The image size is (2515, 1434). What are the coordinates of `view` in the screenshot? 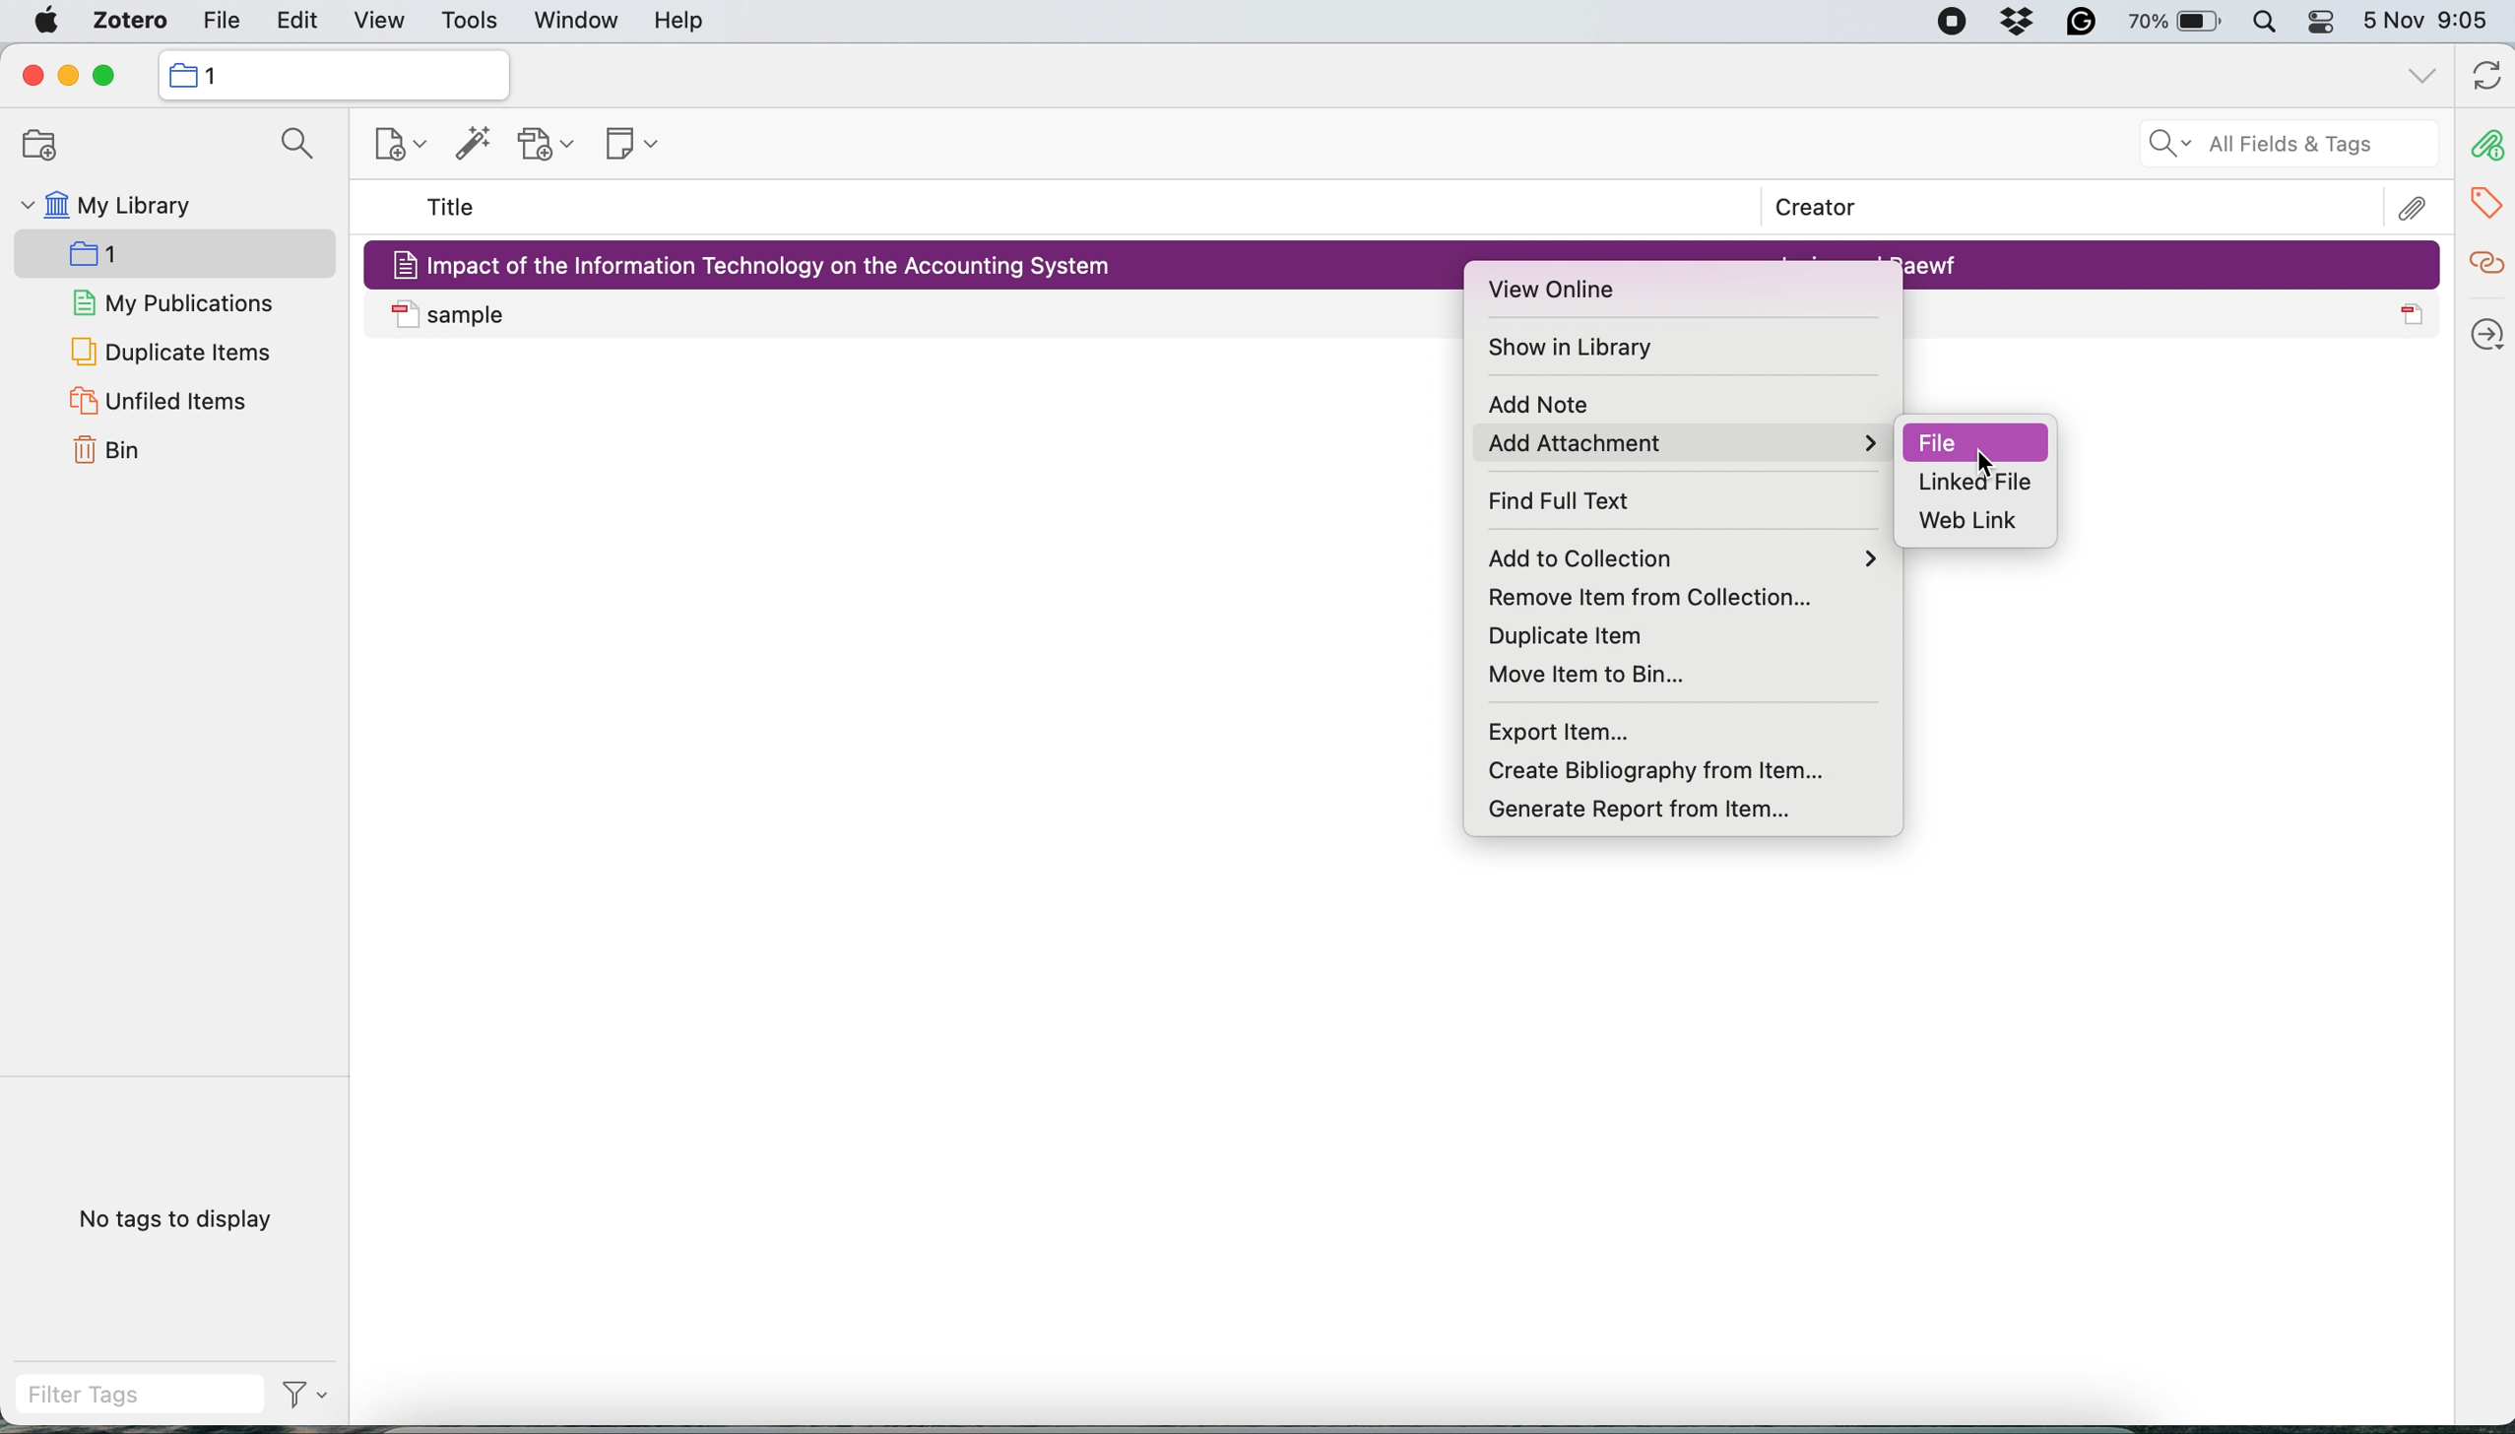 It's located at (379, 23).